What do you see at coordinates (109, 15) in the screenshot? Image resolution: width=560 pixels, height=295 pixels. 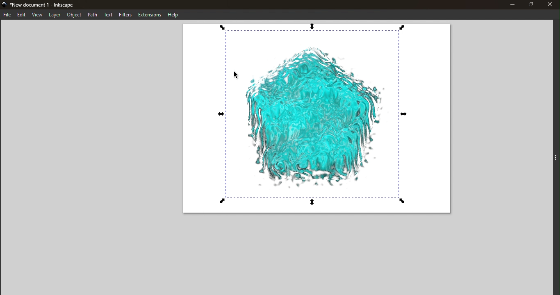 I see `Text` at bounding box center [109, 15].